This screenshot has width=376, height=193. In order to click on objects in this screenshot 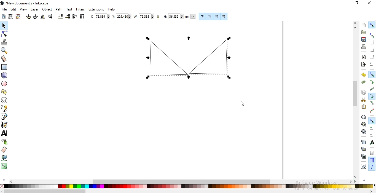, I will do `click(48, 9)`.